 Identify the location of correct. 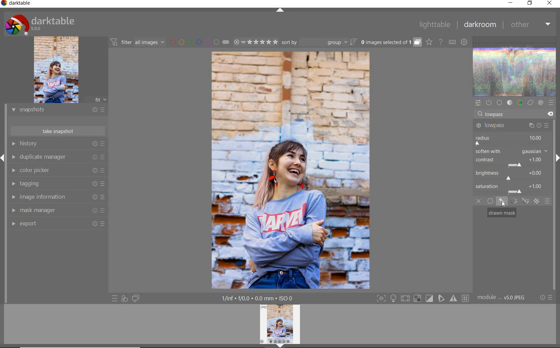
(530, 103).